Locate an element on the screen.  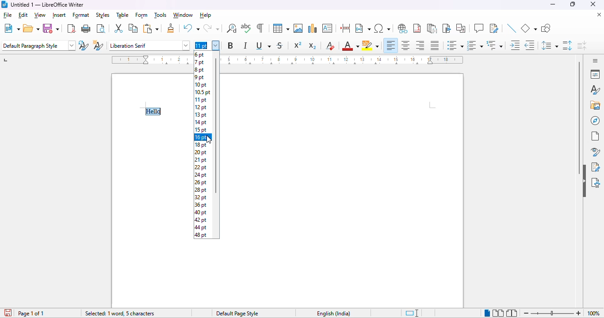
15 pt is located at coordinates (200, 130).